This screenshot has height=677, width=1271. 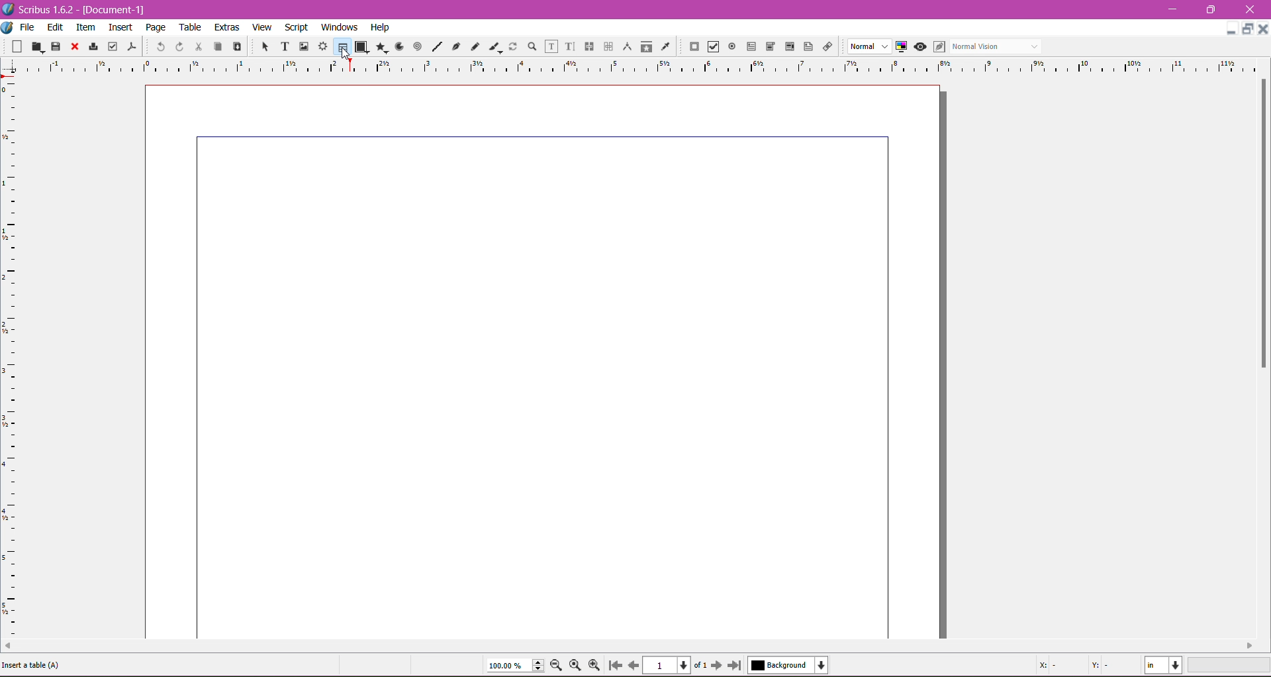 What do you see at coordinates (718, 664) in the screenshot?
I see `Next Page` at bounding box center [718, 664].